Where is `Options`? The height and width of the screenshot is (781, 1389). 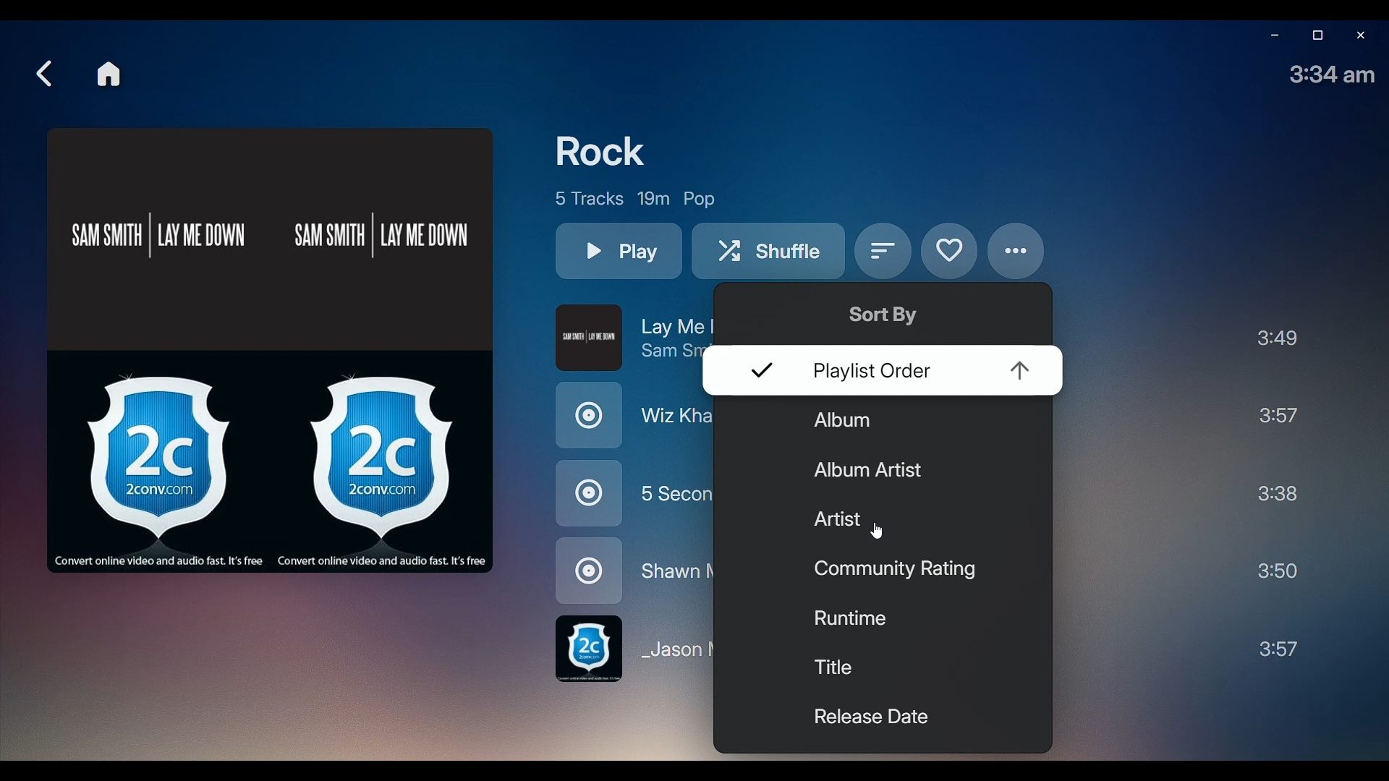 Options is located at coordinates (1018, 251).